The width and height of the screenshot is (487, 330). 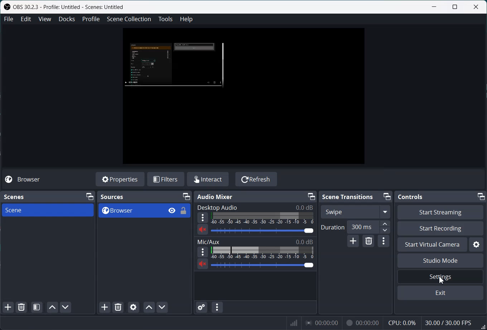 I want to click on Window adjuster, so click(x=483, y=327).